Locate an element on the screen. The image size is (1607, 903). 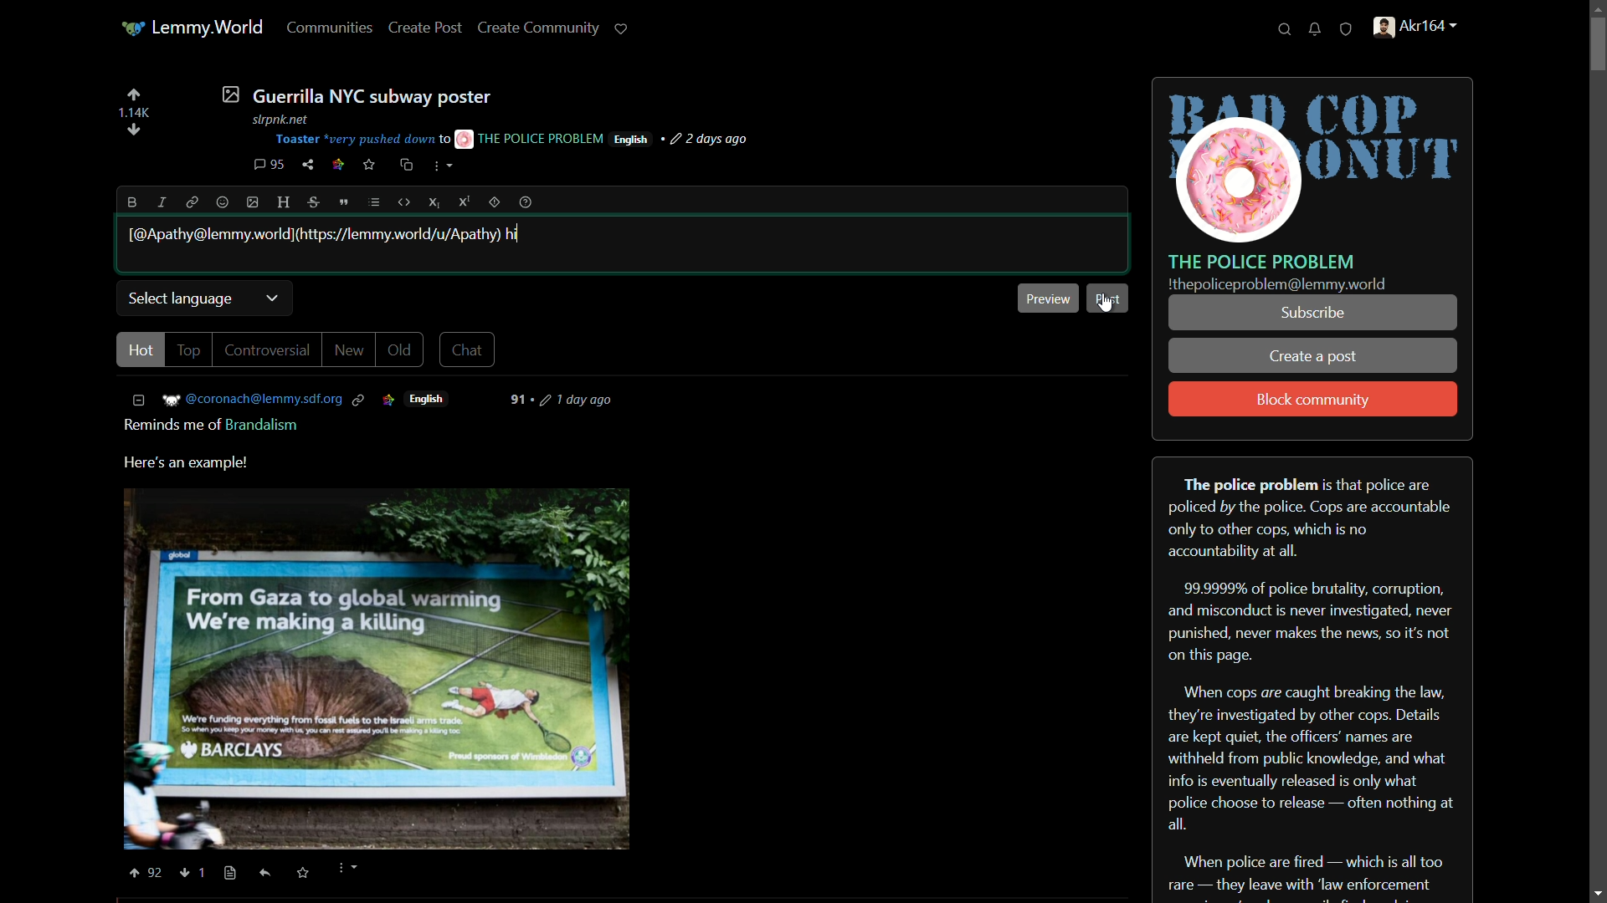
help is located at coordinates (526, 202).